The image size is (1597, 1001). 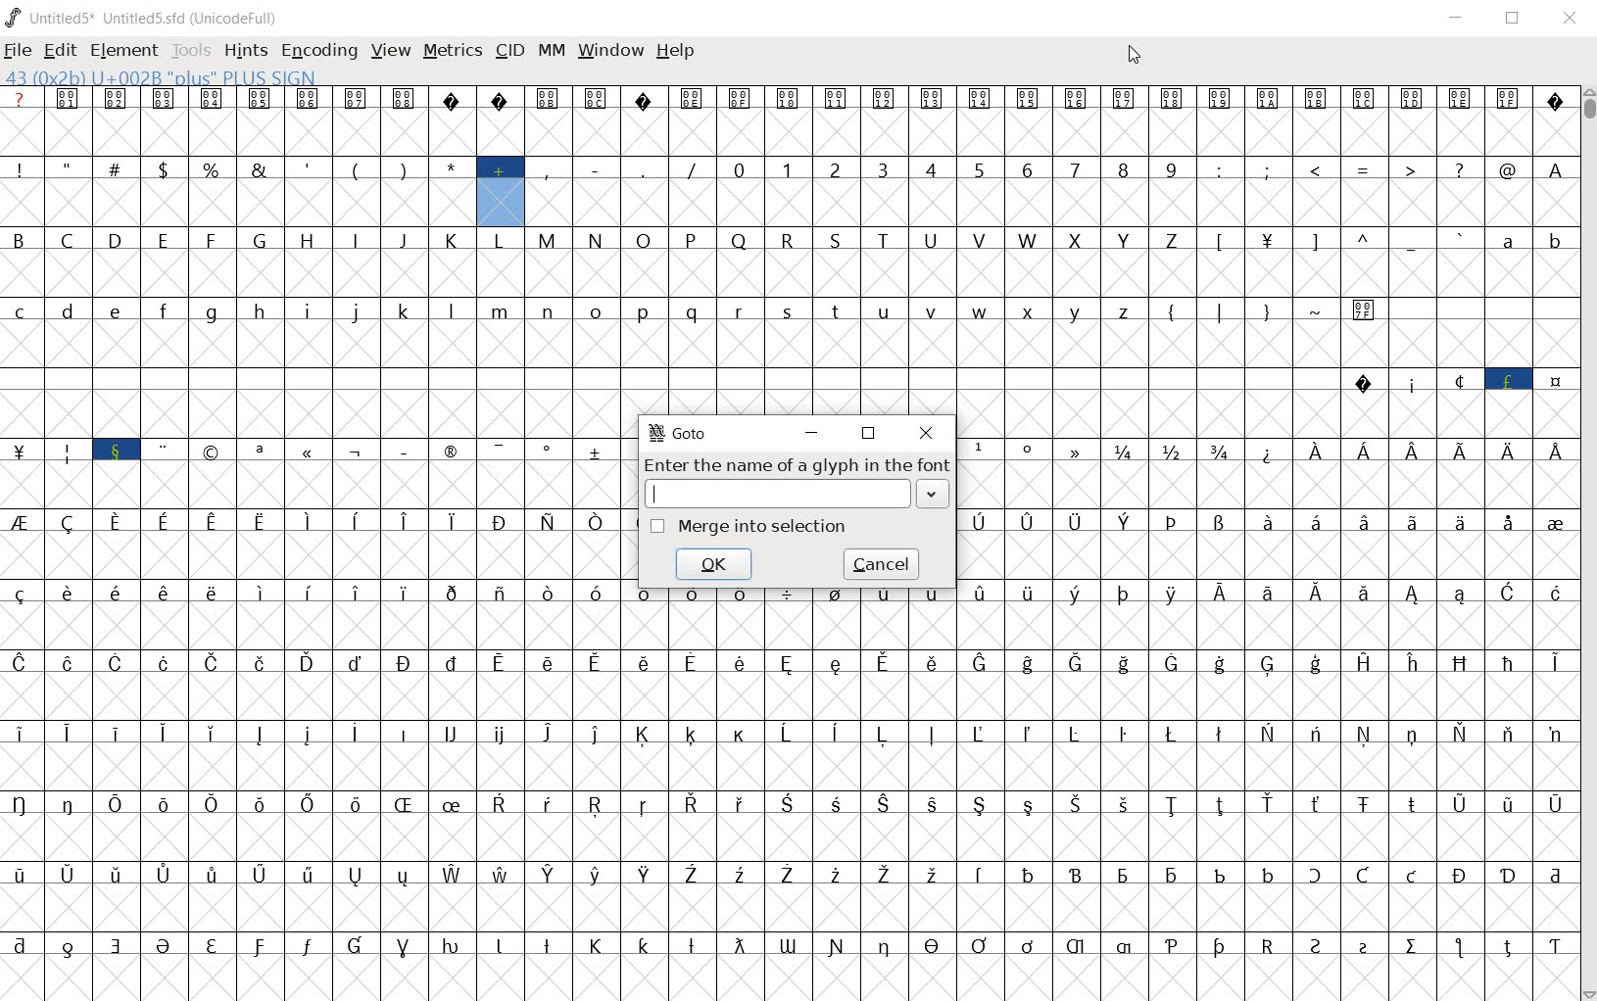 What do you see at coordinates (870, 435) in the screenshot?
I see `restore down` at bounding box center [870, 435].